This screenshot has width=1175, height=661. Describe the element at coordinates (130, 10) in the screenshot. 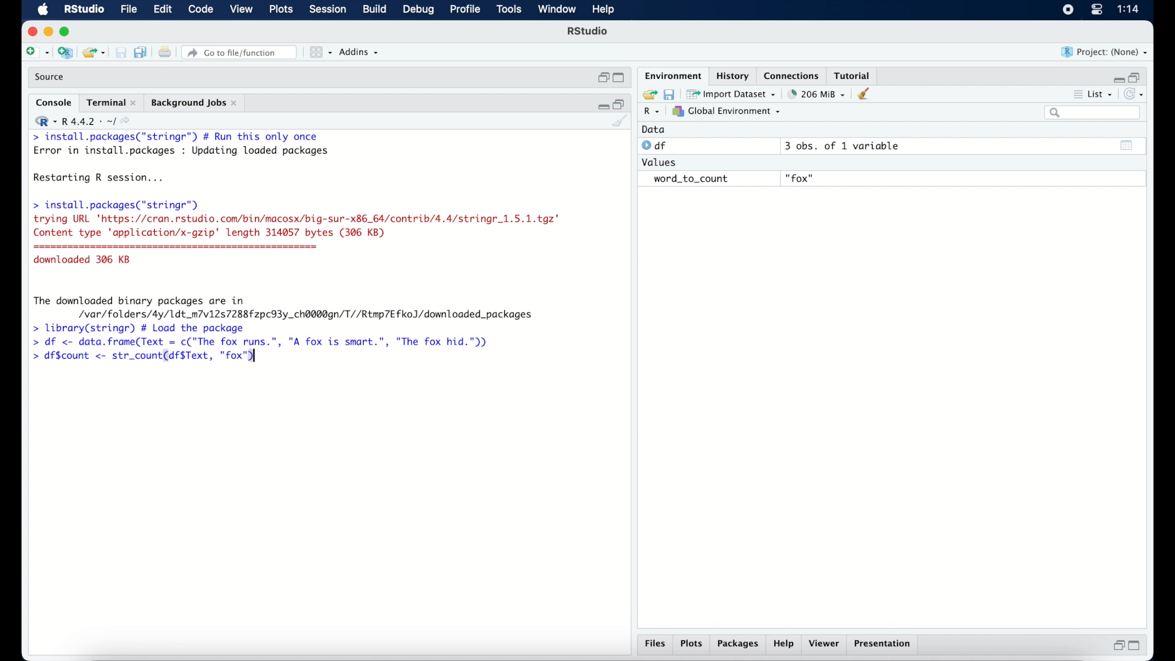

I see `file` at that location.